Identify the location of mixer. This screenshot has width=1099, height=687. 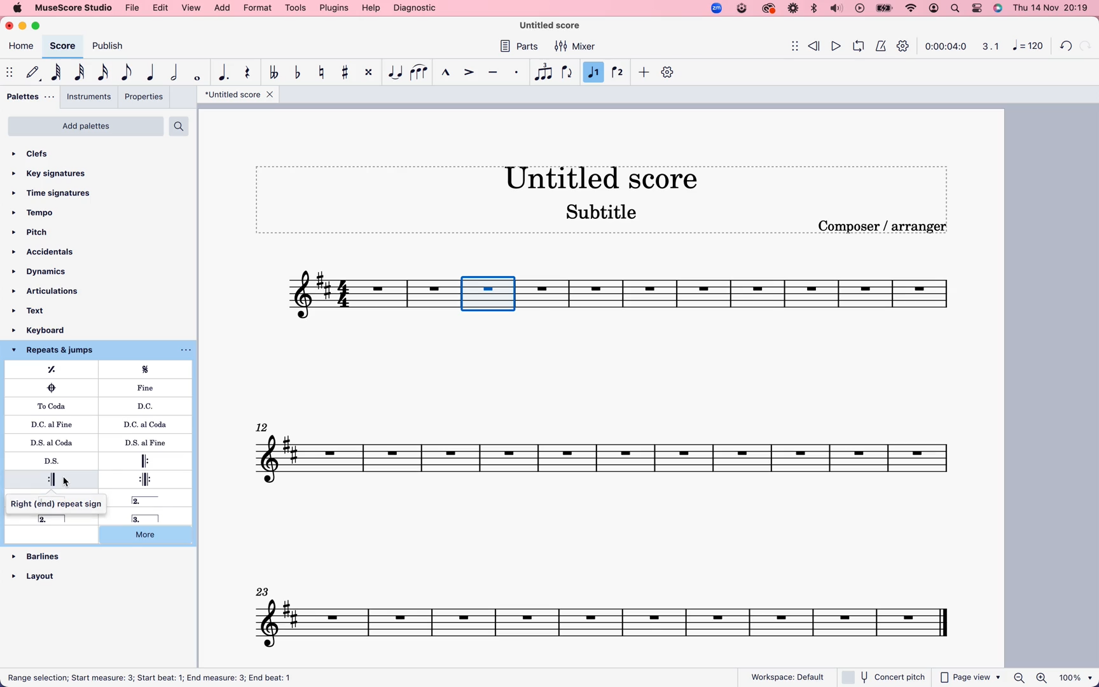
(576, 47).